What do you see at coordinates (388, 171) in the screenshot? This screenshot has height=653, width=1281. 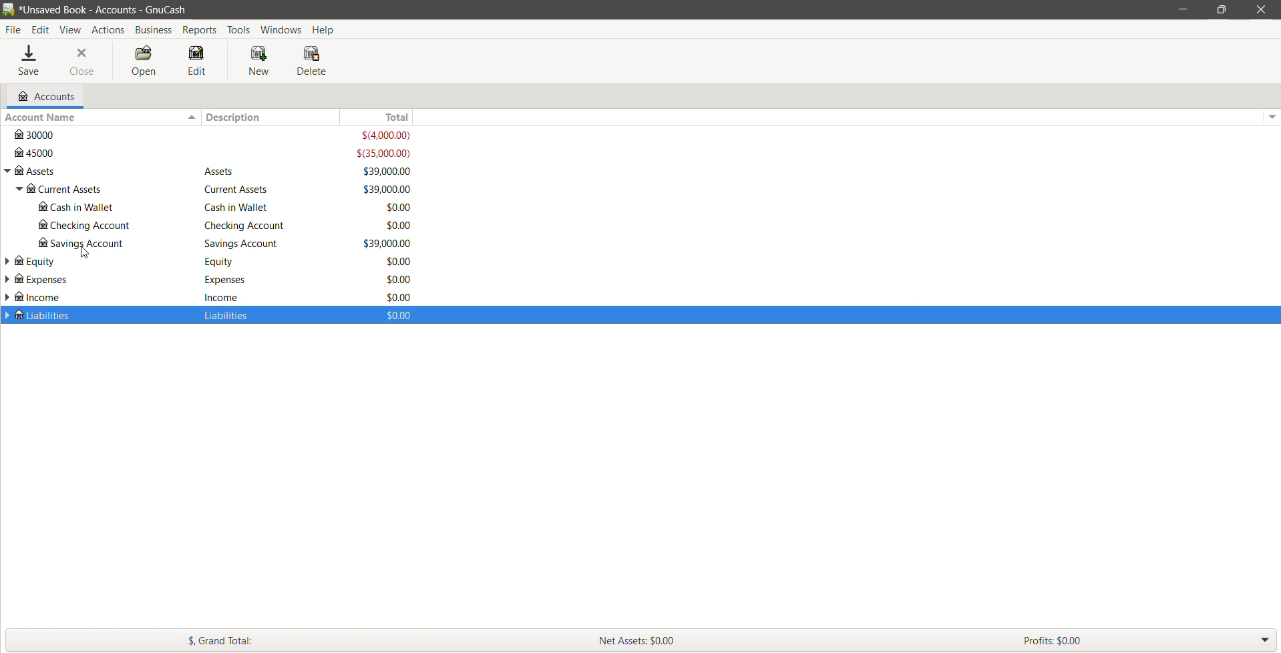 I see `$39,000.00` at bounding box center [388, 171].